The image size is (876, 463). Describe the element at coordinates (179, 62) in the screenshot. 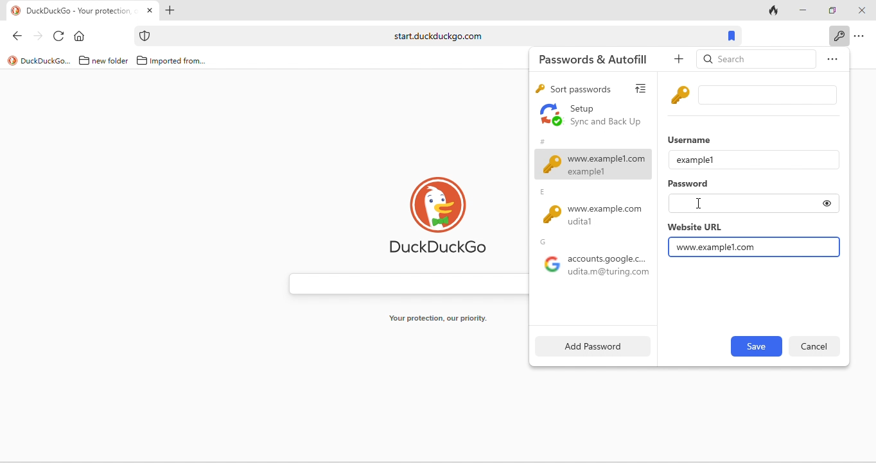

I see `imported from` at that location.